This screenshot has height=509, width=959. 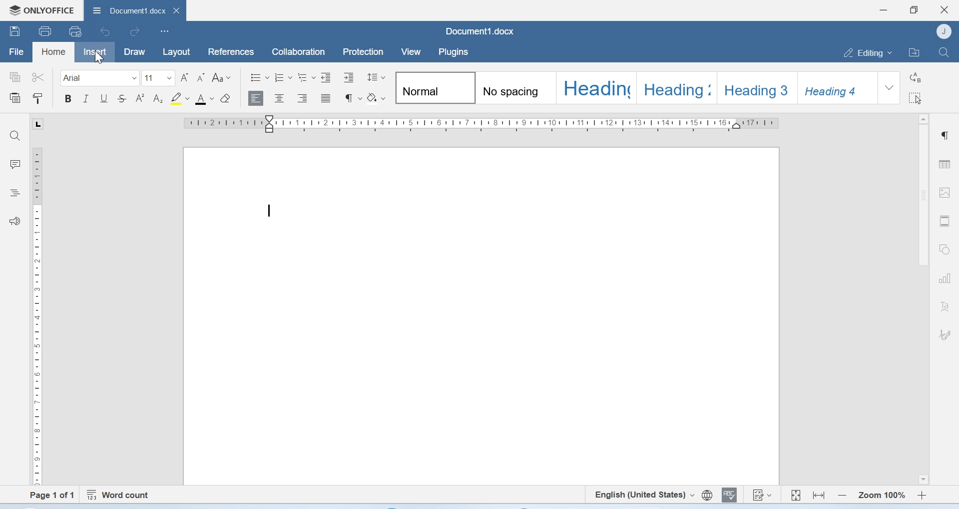 What do you see at coordinates (435, 88) in the screenshot?
I see `Normal` at bounding box center [435, 88].